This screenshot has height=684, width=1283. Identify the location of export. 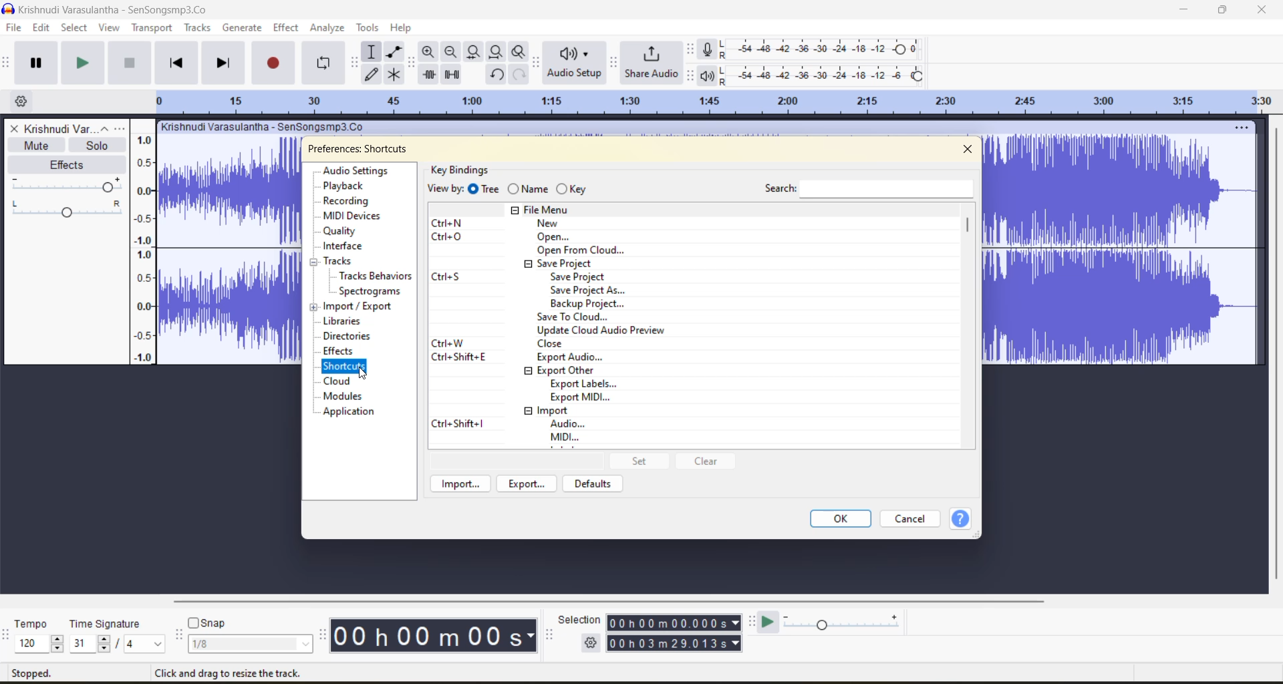
(523, 484).